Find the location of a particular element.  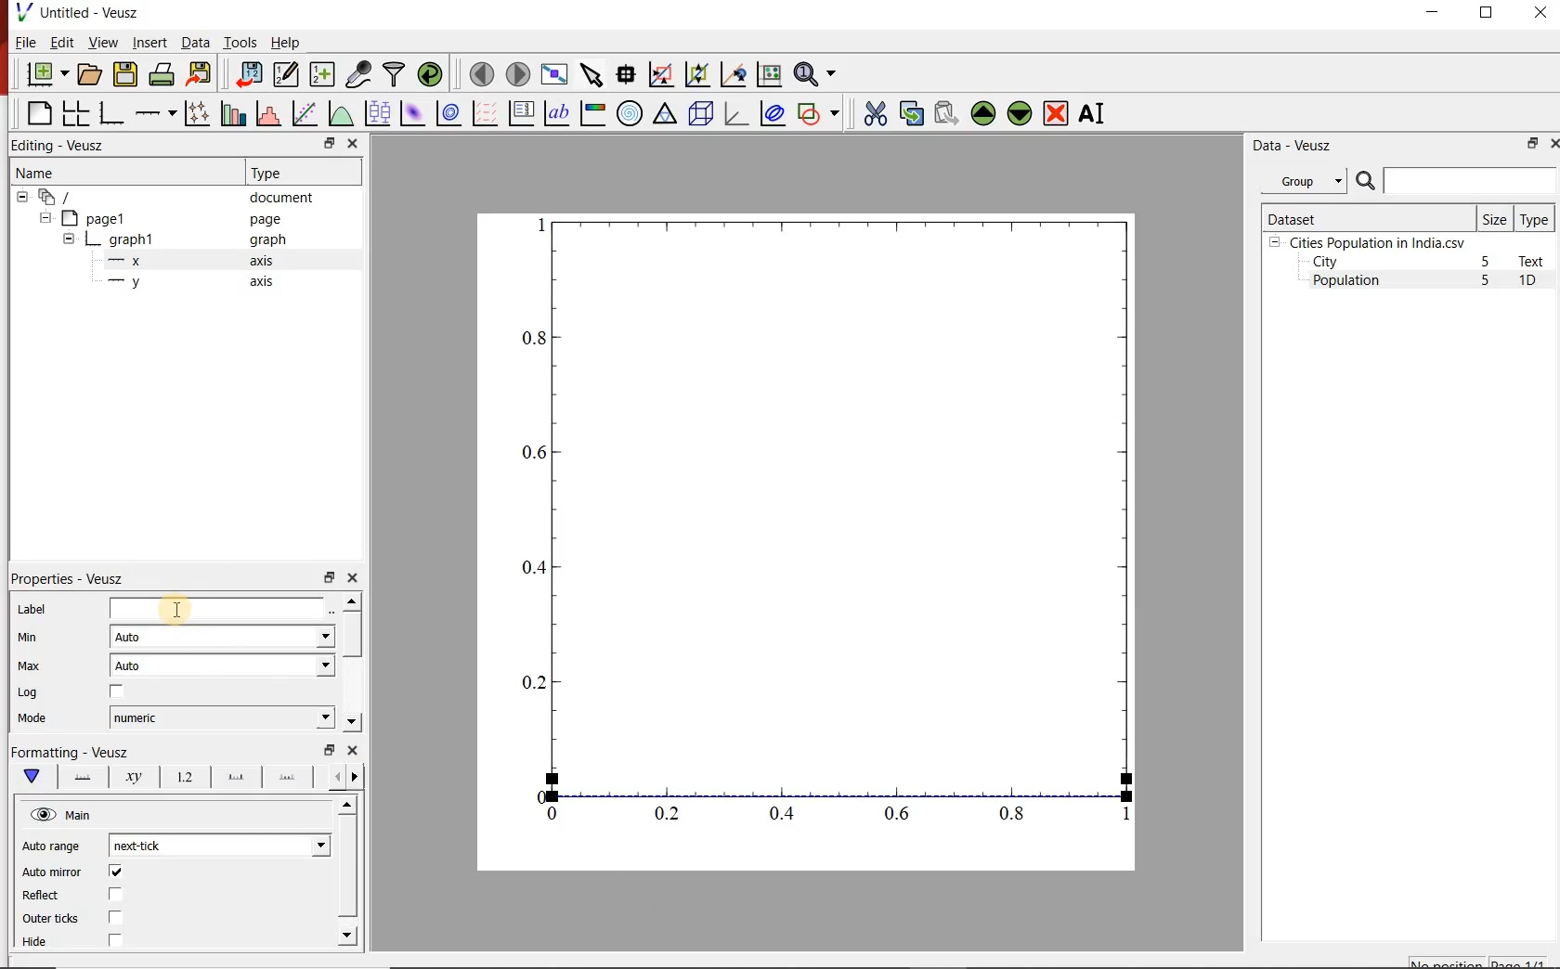

move the selected widget down is located at coordinates (1020, 113).